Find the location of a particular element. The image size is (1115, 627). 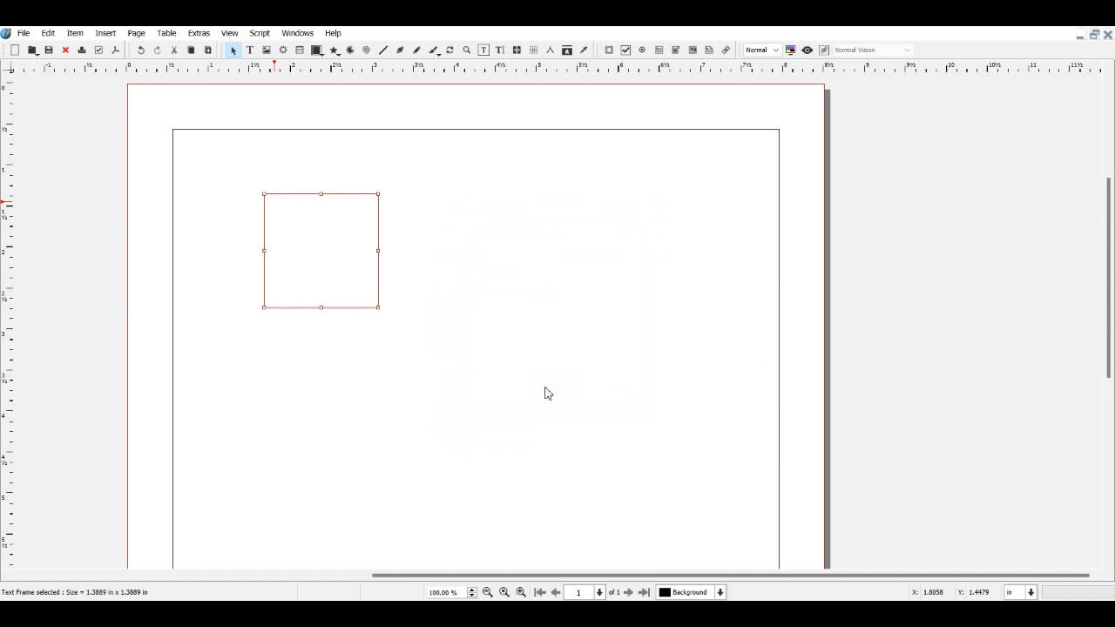

Select current Page is located at coordinates (596, 592).